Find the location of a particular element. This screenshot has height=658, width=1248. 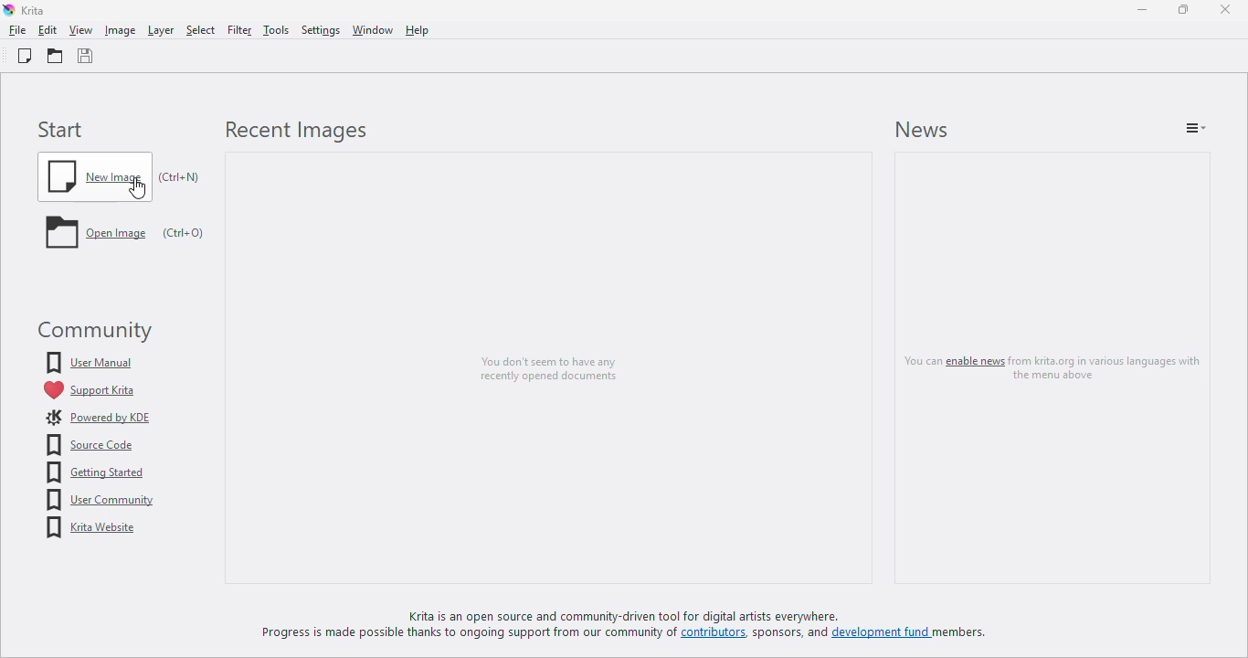

file is located at coordinates (17, 30).